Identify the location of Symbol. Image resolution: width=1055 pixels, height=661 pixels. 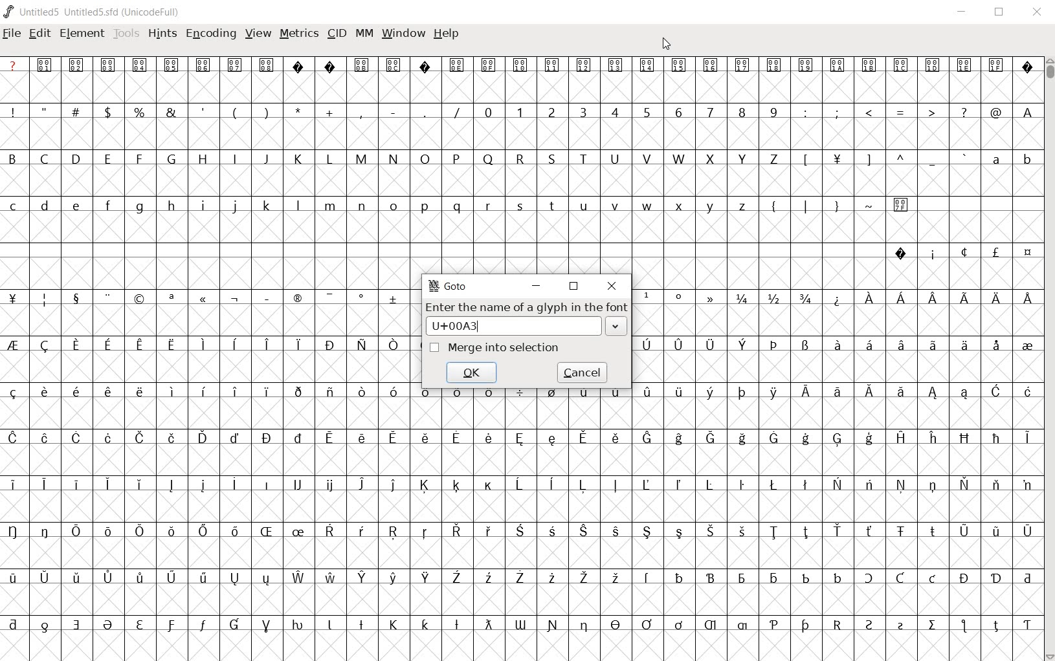
(234, 485).